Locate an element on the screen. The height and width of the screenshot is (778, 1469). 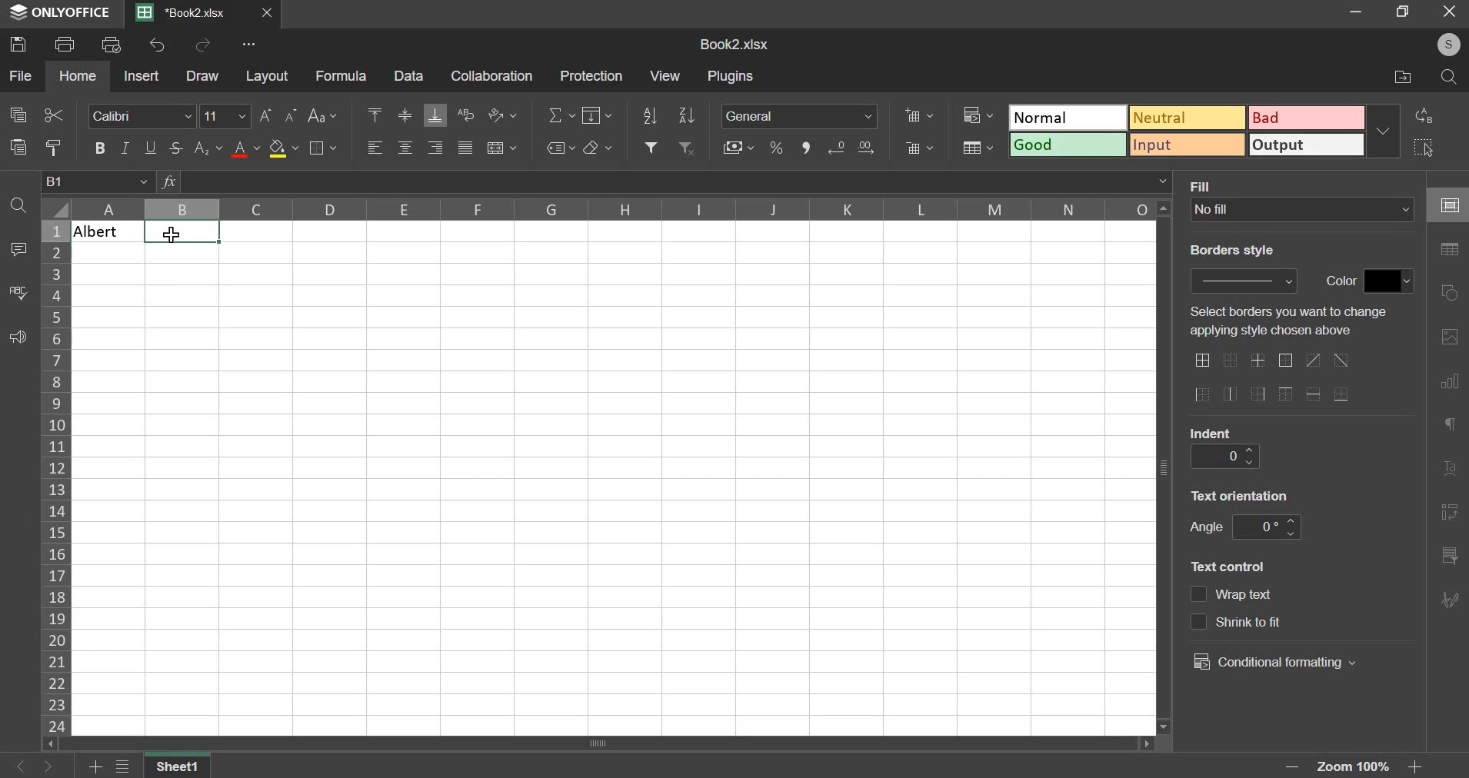
sort descending is located at coordinates (686, 115).